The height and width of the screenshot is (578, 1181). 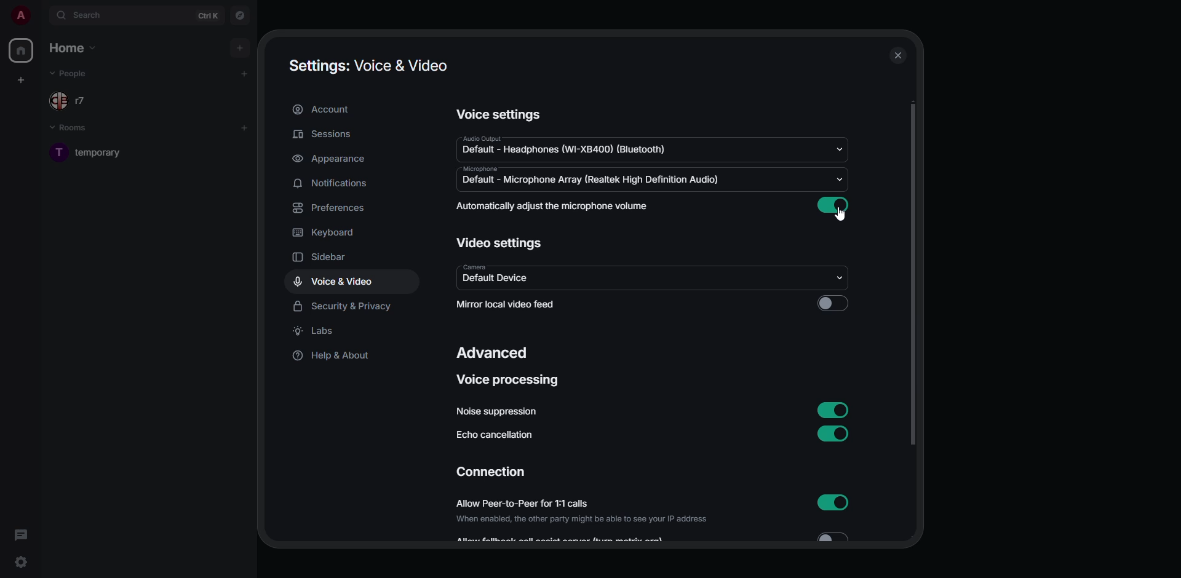 I want to click on a, so click(x=21, y=14).